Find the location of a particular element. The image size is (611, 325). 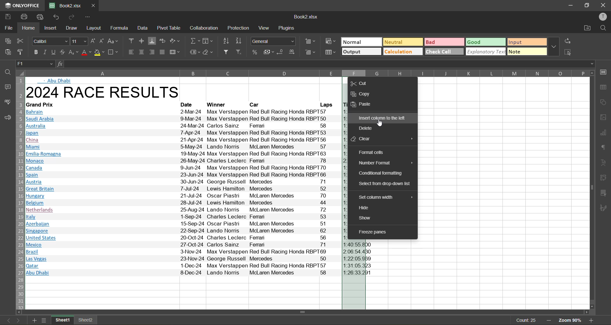

align left is located at coordinates (131, 52).